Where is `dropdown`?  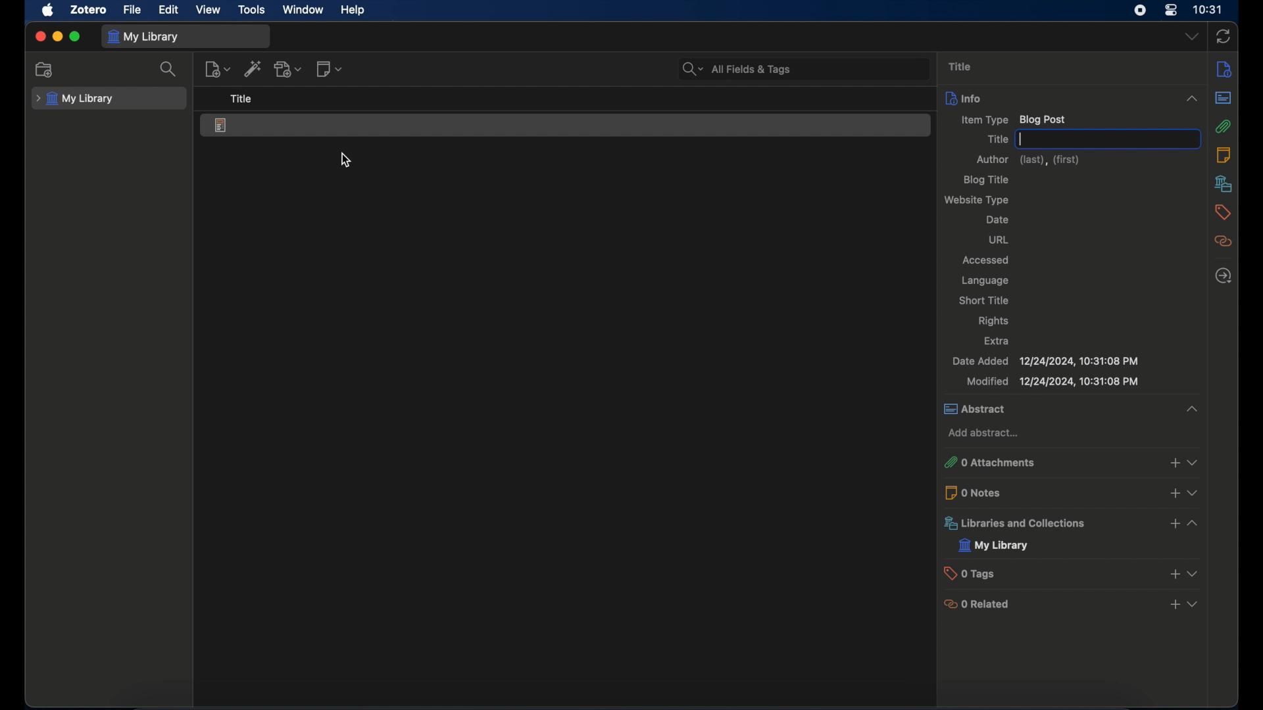
dropdown is located at coordinates (1191, 37).